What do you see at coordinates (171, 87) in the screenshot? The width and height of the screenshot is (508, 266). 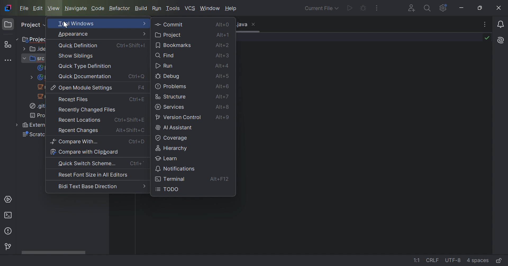 I see `Problems` at bounding box center [171, 87].